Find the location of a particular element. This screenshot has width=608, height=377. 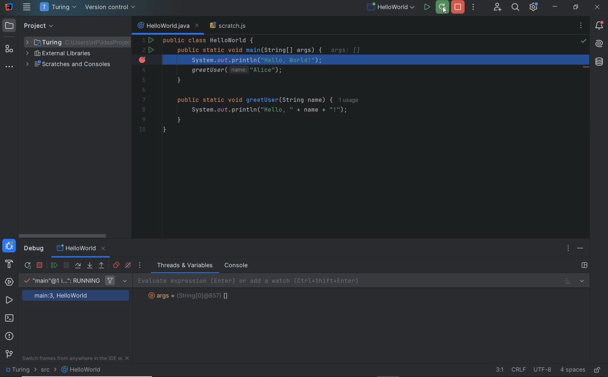

make file ready only is located at coordinates (596, 370).